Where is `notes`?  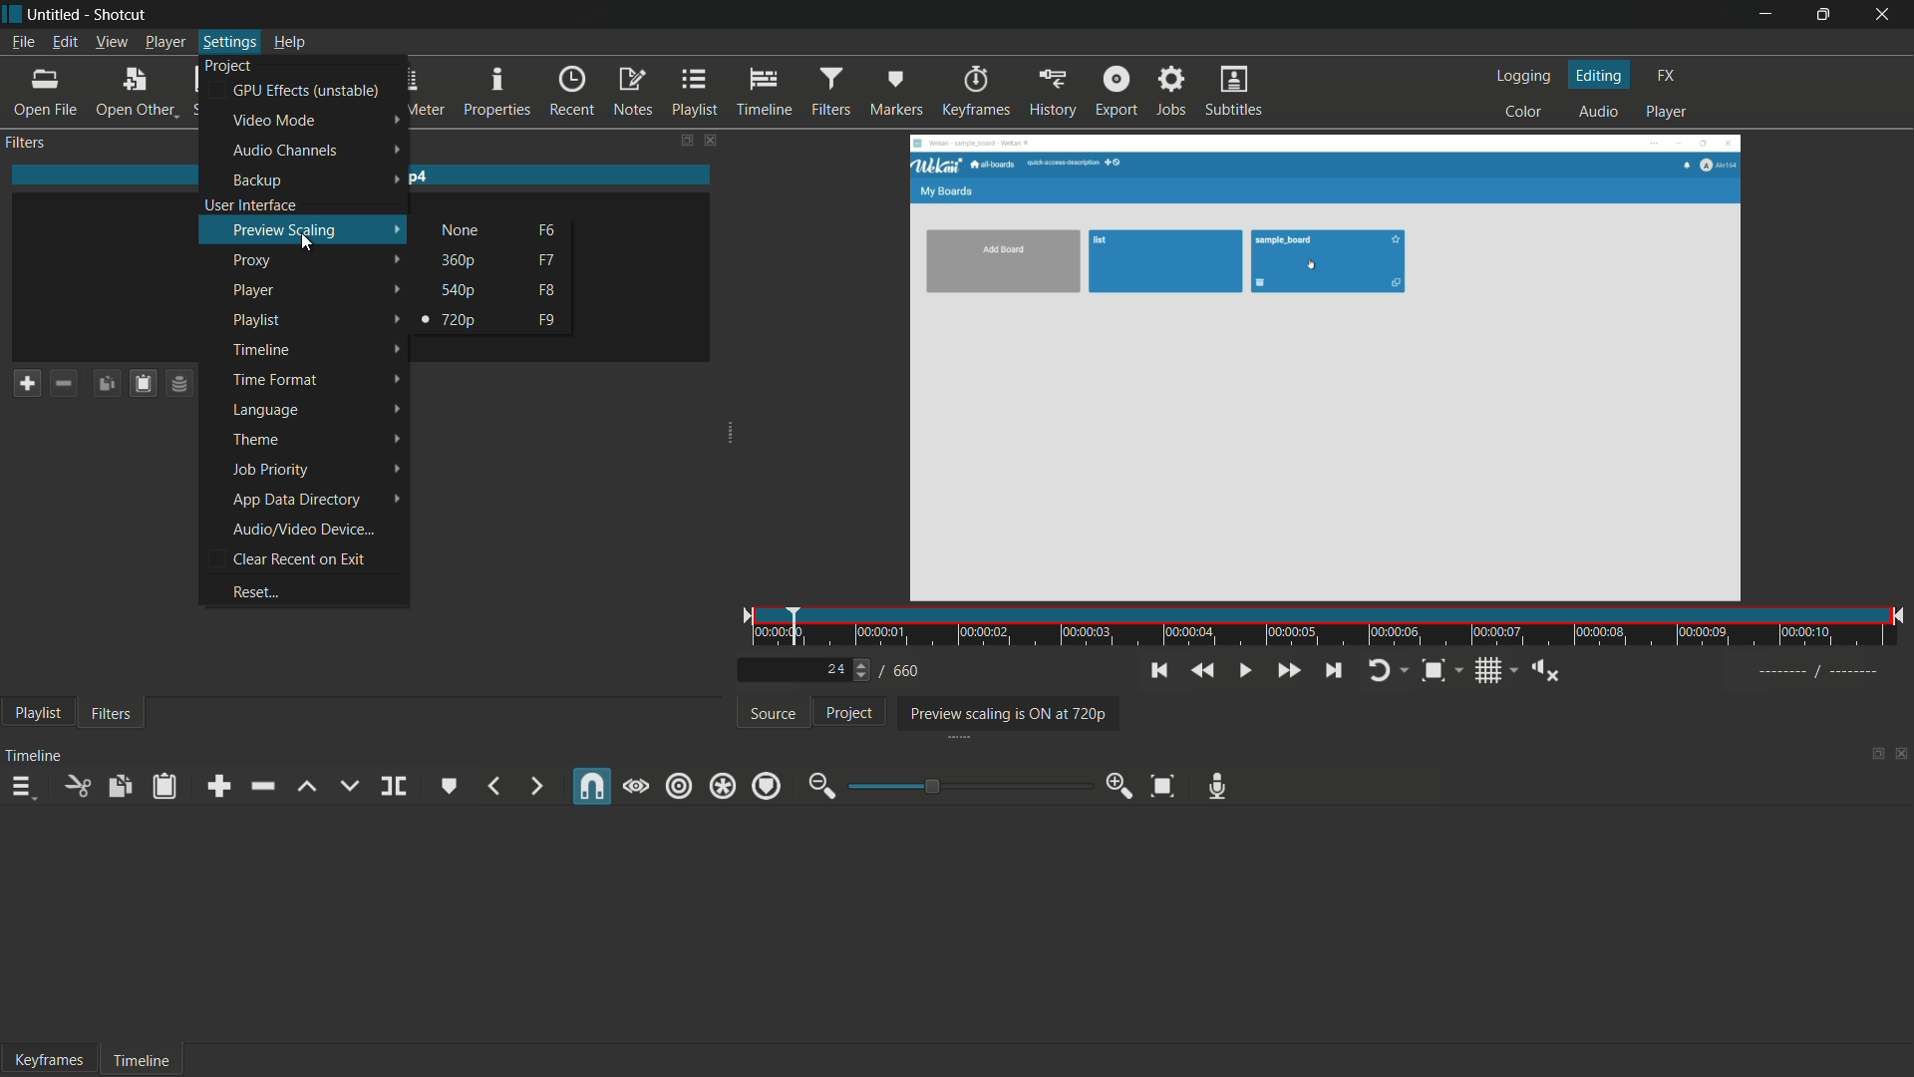 notes is located at coordinates (632, 91).